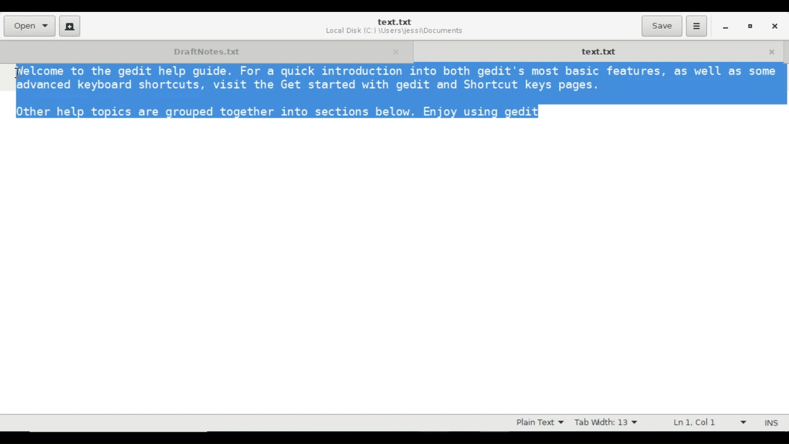 Image resolution: width=789 pixels, height=444 pixels. Describe the element at coordinates (774, 25) in the screenshot. I see `Close` at that location.